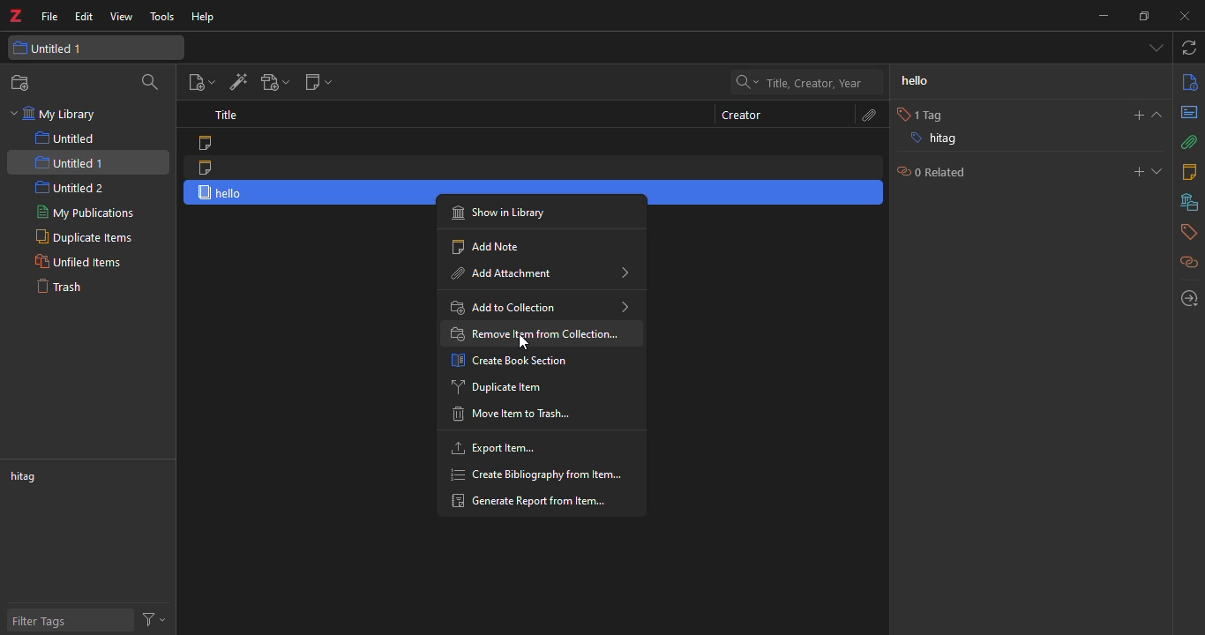  I want to click on new item, so click(200, 82).